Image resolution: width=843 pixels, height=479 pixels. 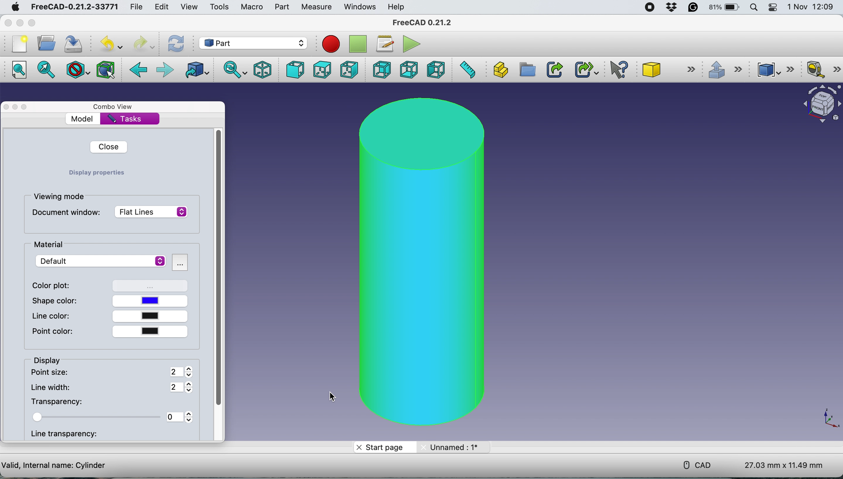 I want to click on stop recording macros, so click(x=357, y=44).